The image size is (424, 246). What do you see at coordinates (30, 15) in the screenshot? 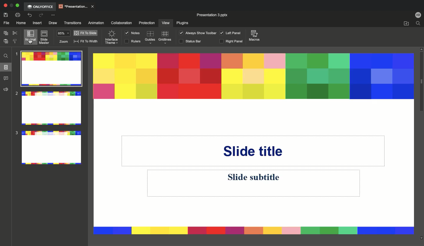
I see `Undo` at bounding box center [30, 15].